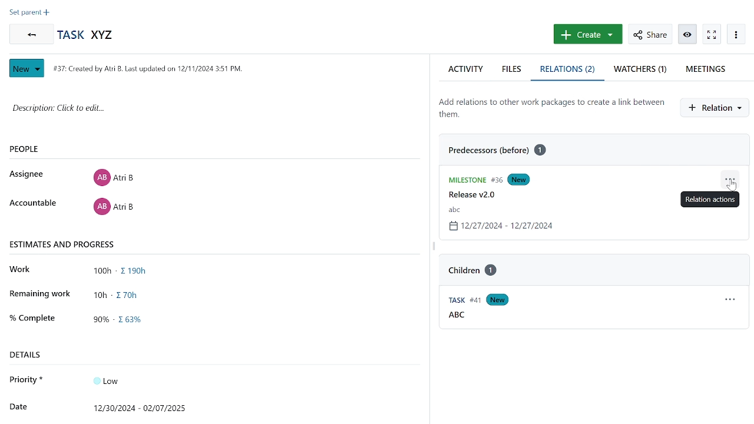 The image size is (754, 424). Describe the element at coordinates (32, 204) in the screenshot. I see `accountable` at that location.